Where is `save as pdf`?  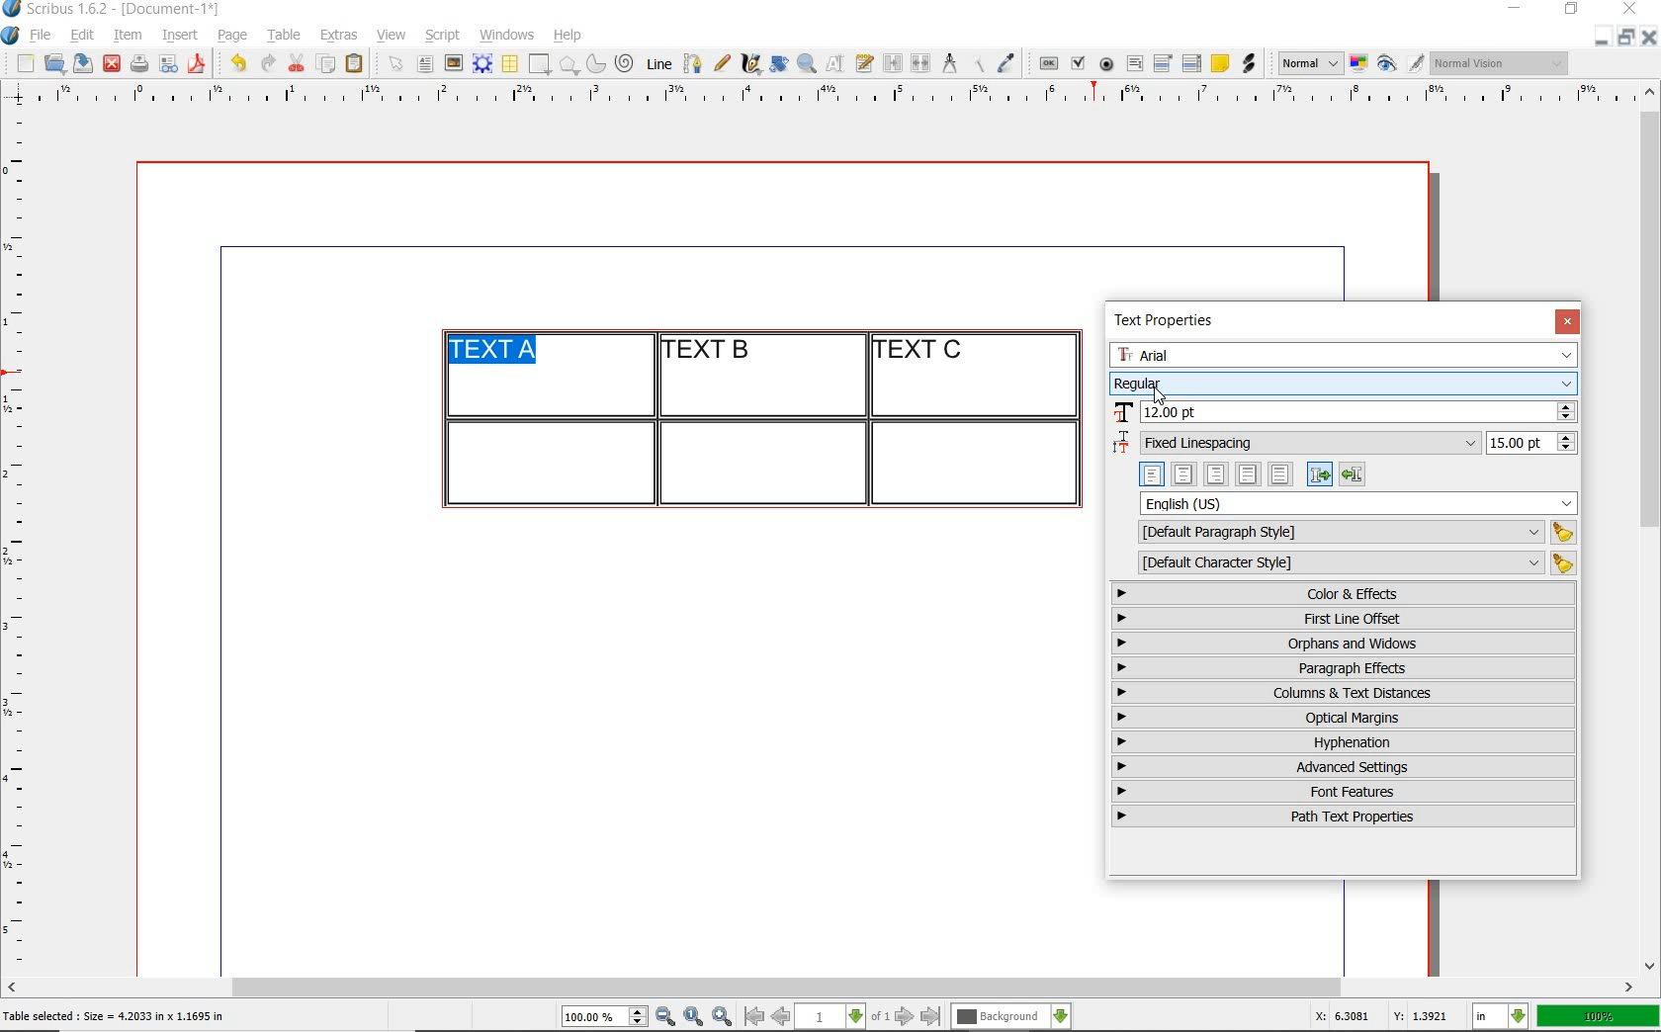
save as pdf is located at coordinates (200, 63).